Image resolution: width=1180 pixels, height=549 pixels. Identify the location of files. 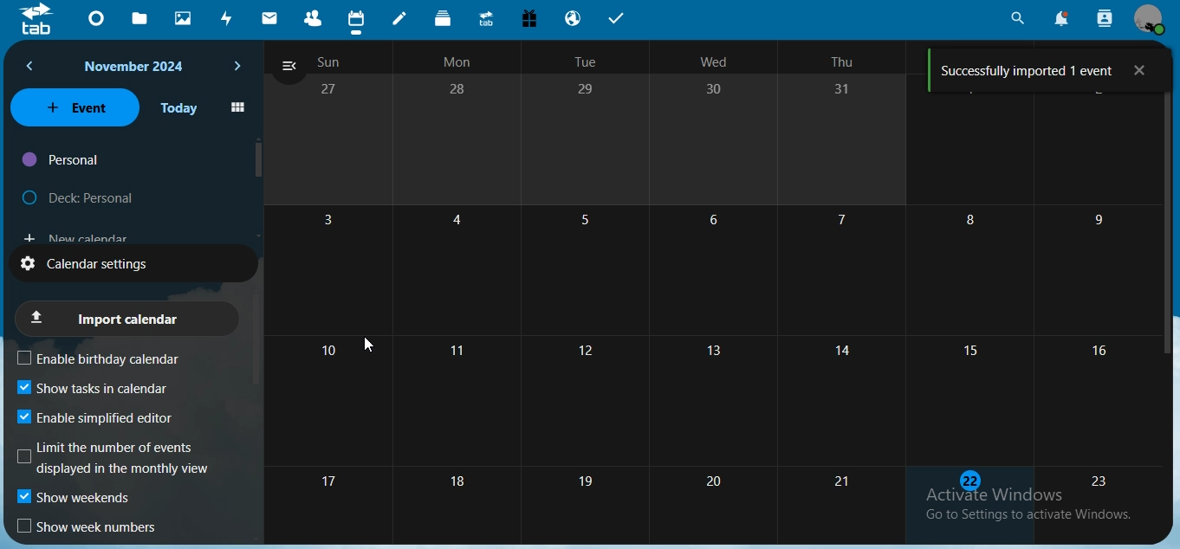
(144, 19).